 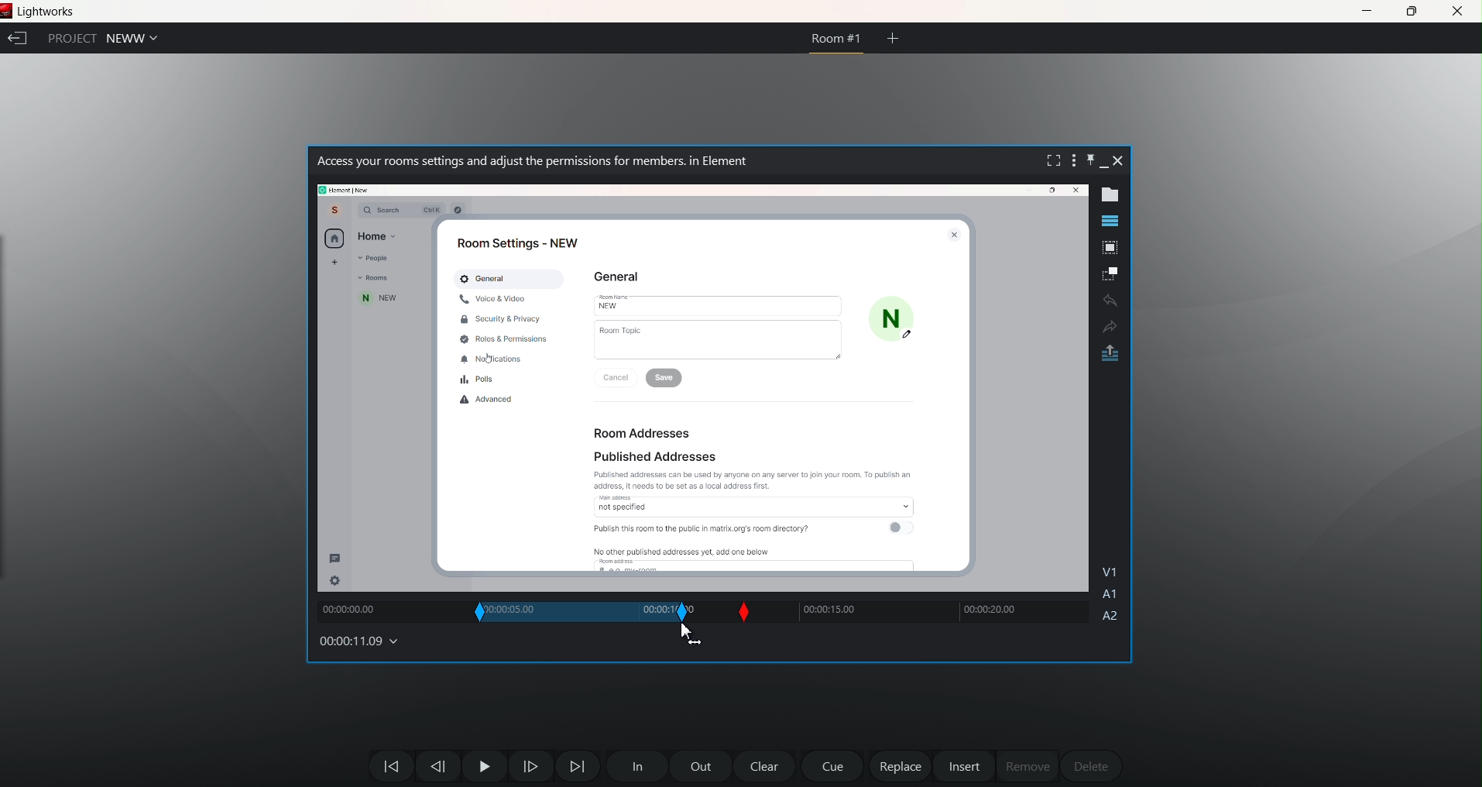 What do you see at coordinates (1367, 10) in the screenshot?
I see `minimize` at bounding box center [1367, 10].